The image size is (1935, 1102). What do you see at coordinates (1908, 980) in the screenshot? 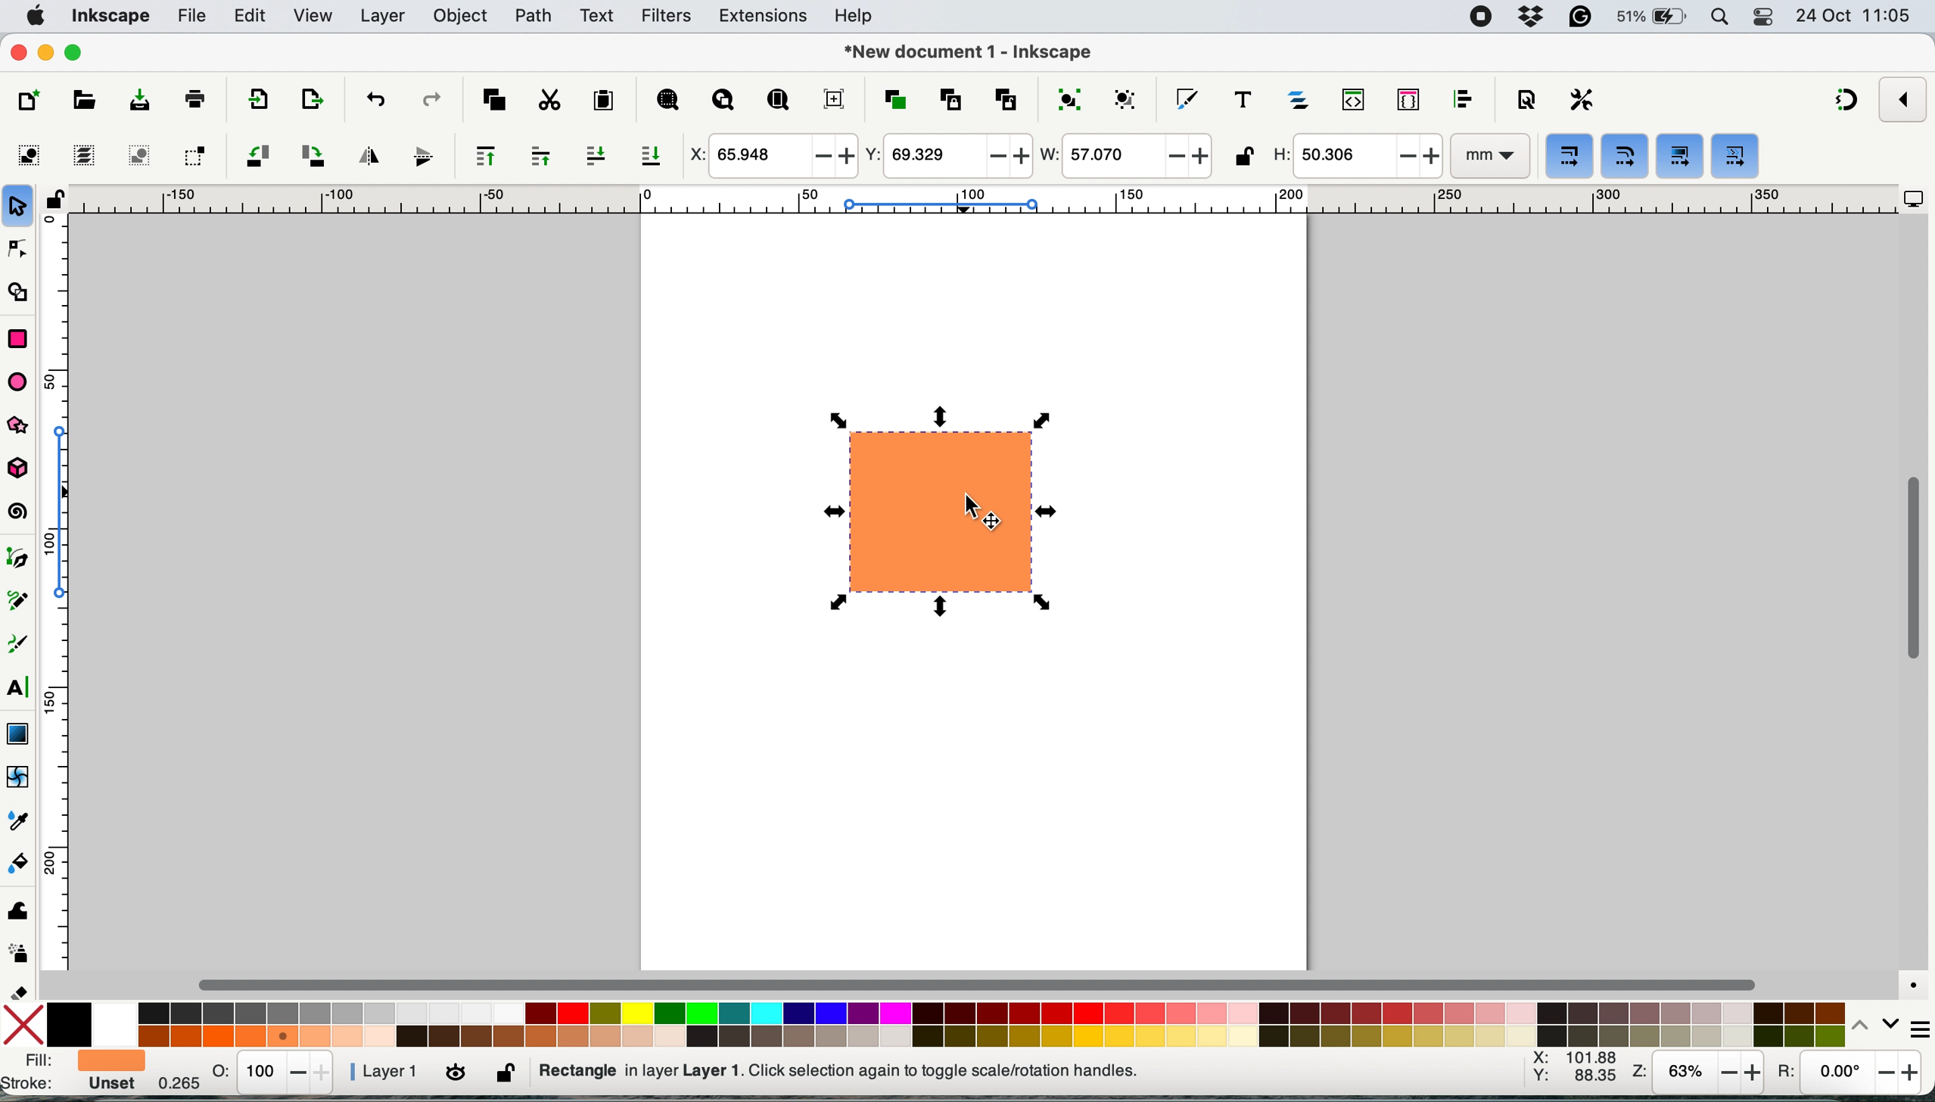
I see `color managed mode` at bounding box center [1908, 980].